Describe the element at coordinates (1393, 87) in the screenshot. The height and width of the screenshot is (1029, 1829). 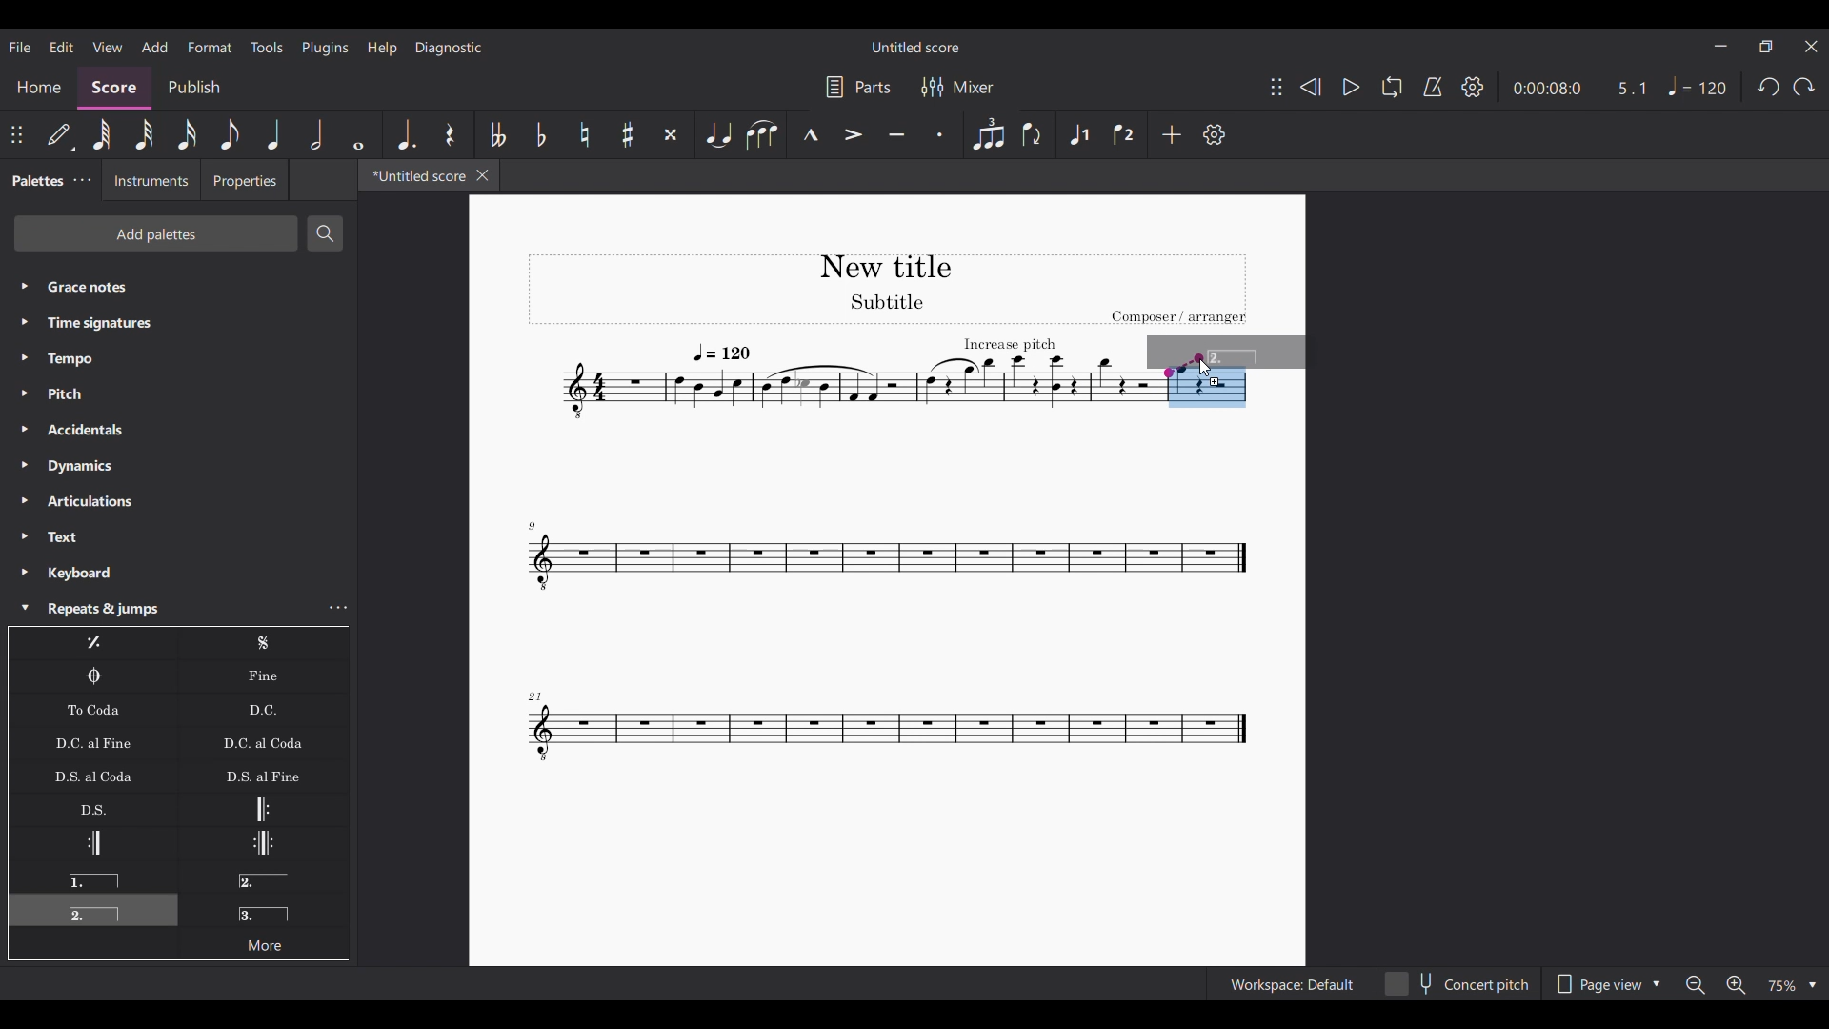
I see `Loop playback` at that location.